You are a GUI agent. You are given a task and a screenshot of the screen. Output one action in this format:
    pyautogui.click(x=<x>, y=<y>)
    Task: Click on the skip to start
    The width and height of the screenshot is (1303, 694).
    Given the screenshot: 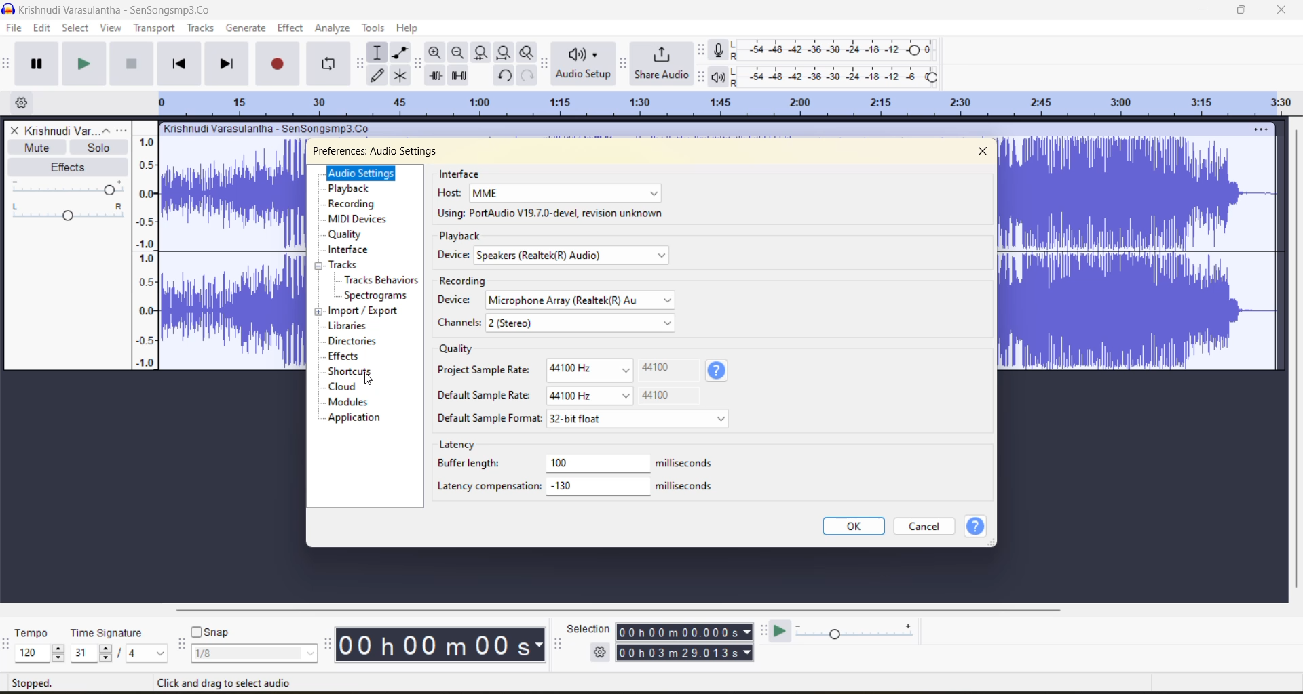 What is the action you would take?
    pyautogui.click(x=178, y=63)
    